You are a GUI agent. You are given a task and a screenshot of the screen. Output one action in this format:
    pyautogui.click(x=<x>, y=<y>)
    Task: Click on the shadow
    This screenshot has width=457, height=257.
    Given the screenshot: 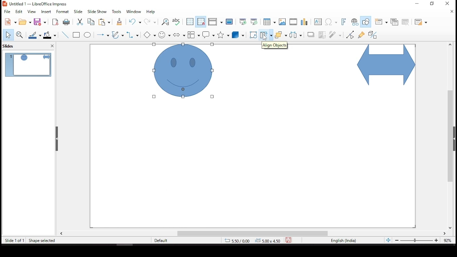 What is the action you would take?
    pyautogui.click(x=311, y=34)
    